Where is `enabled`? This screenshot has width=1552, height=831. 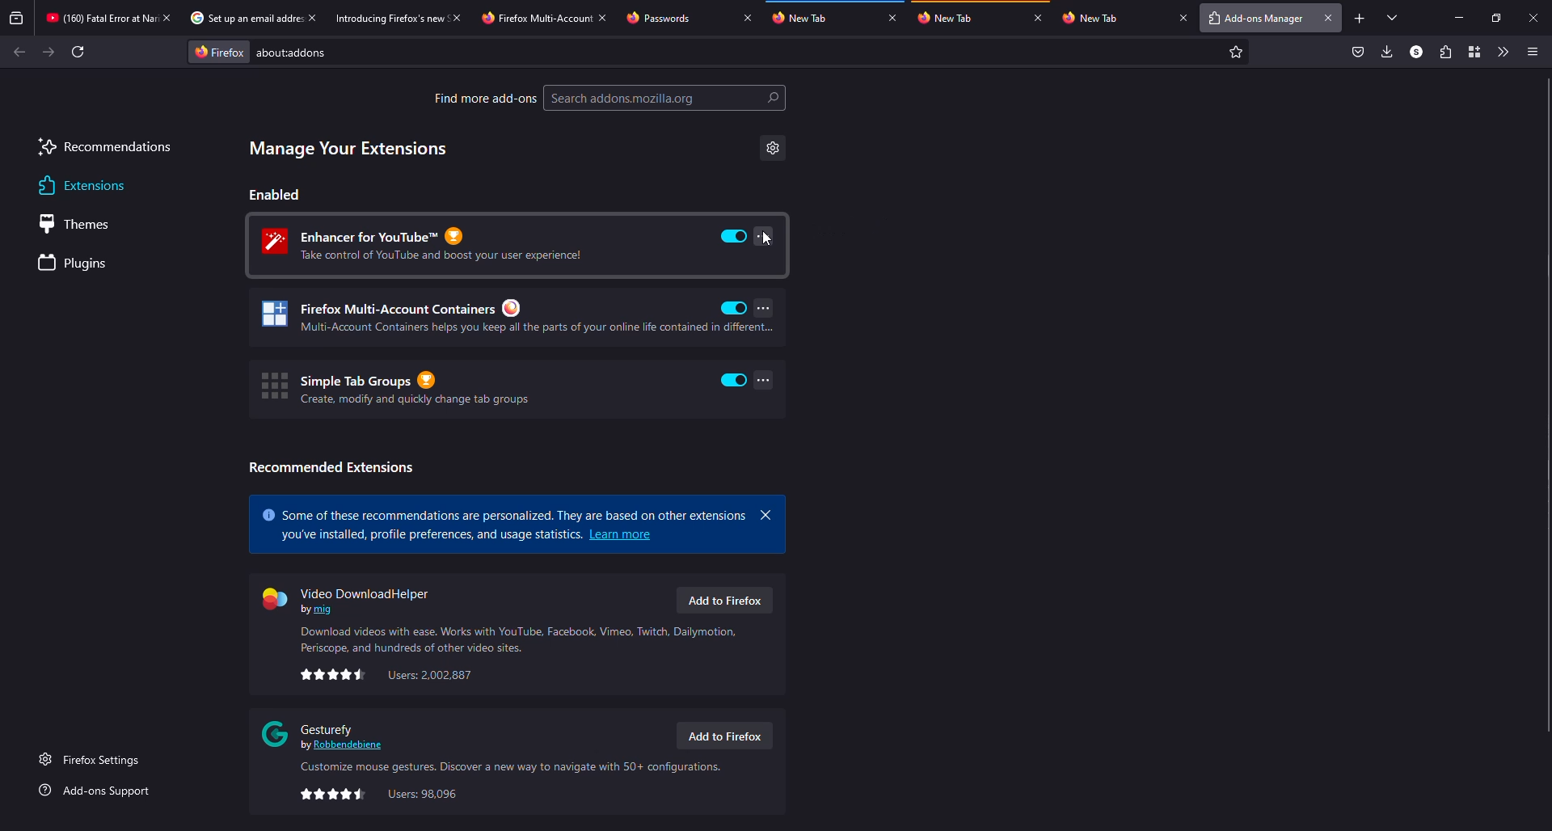 enabled is located at coordinates (276, 194).